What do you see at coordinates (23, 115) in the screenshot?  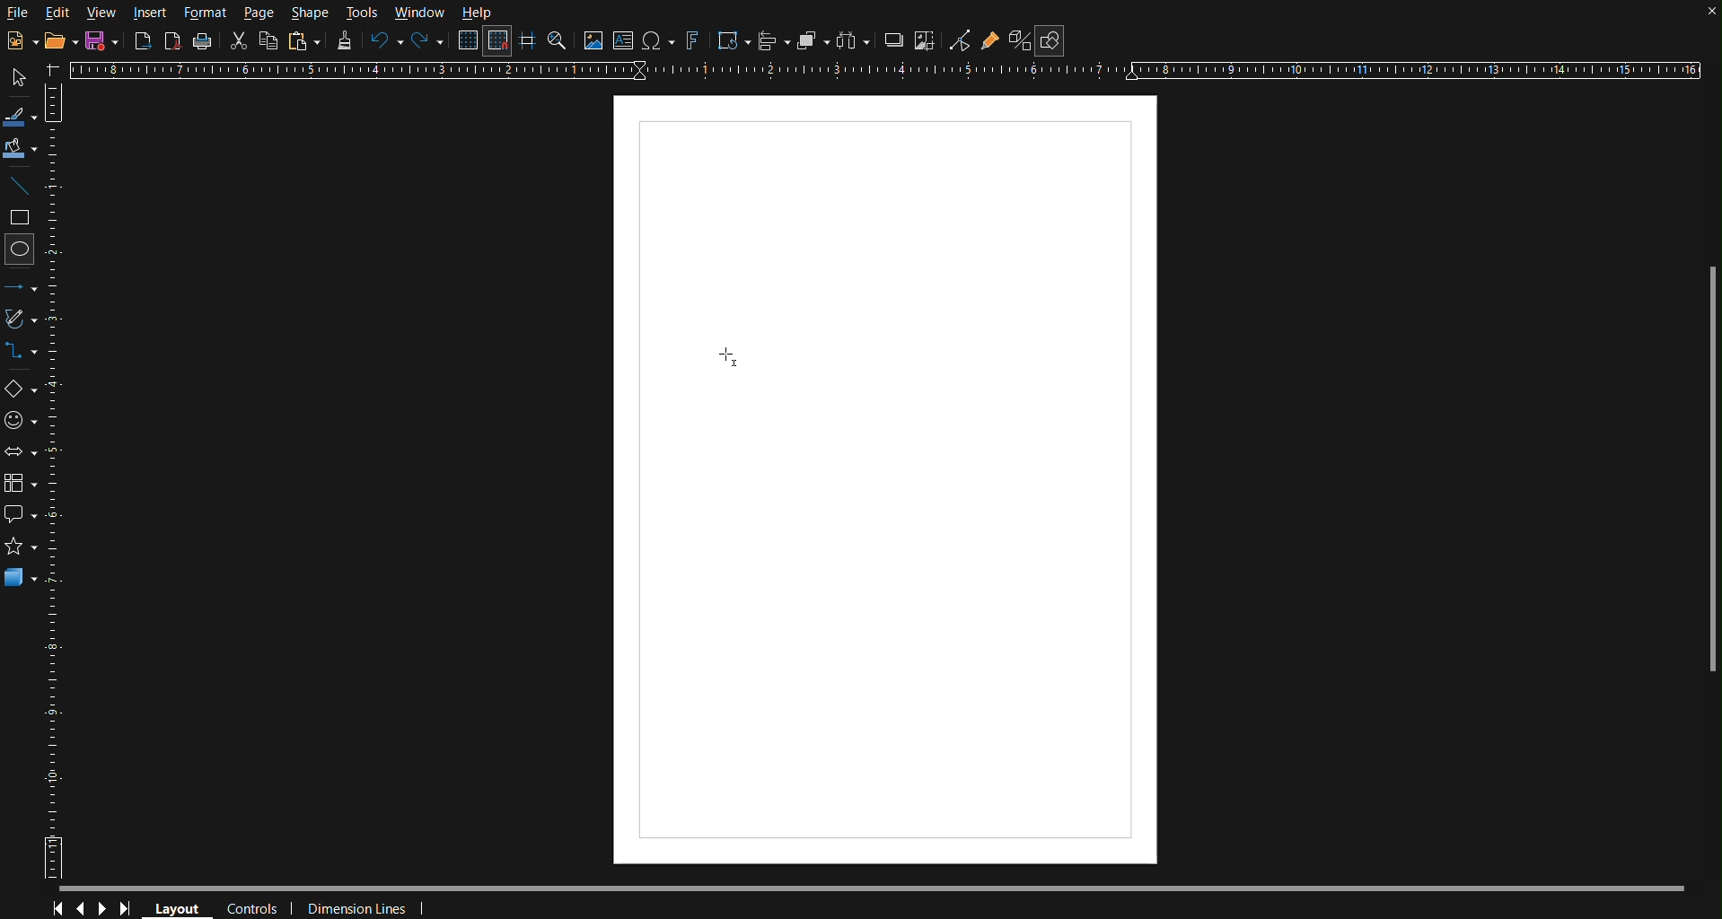 I see `Line Color` at bounding box center [23, 115].